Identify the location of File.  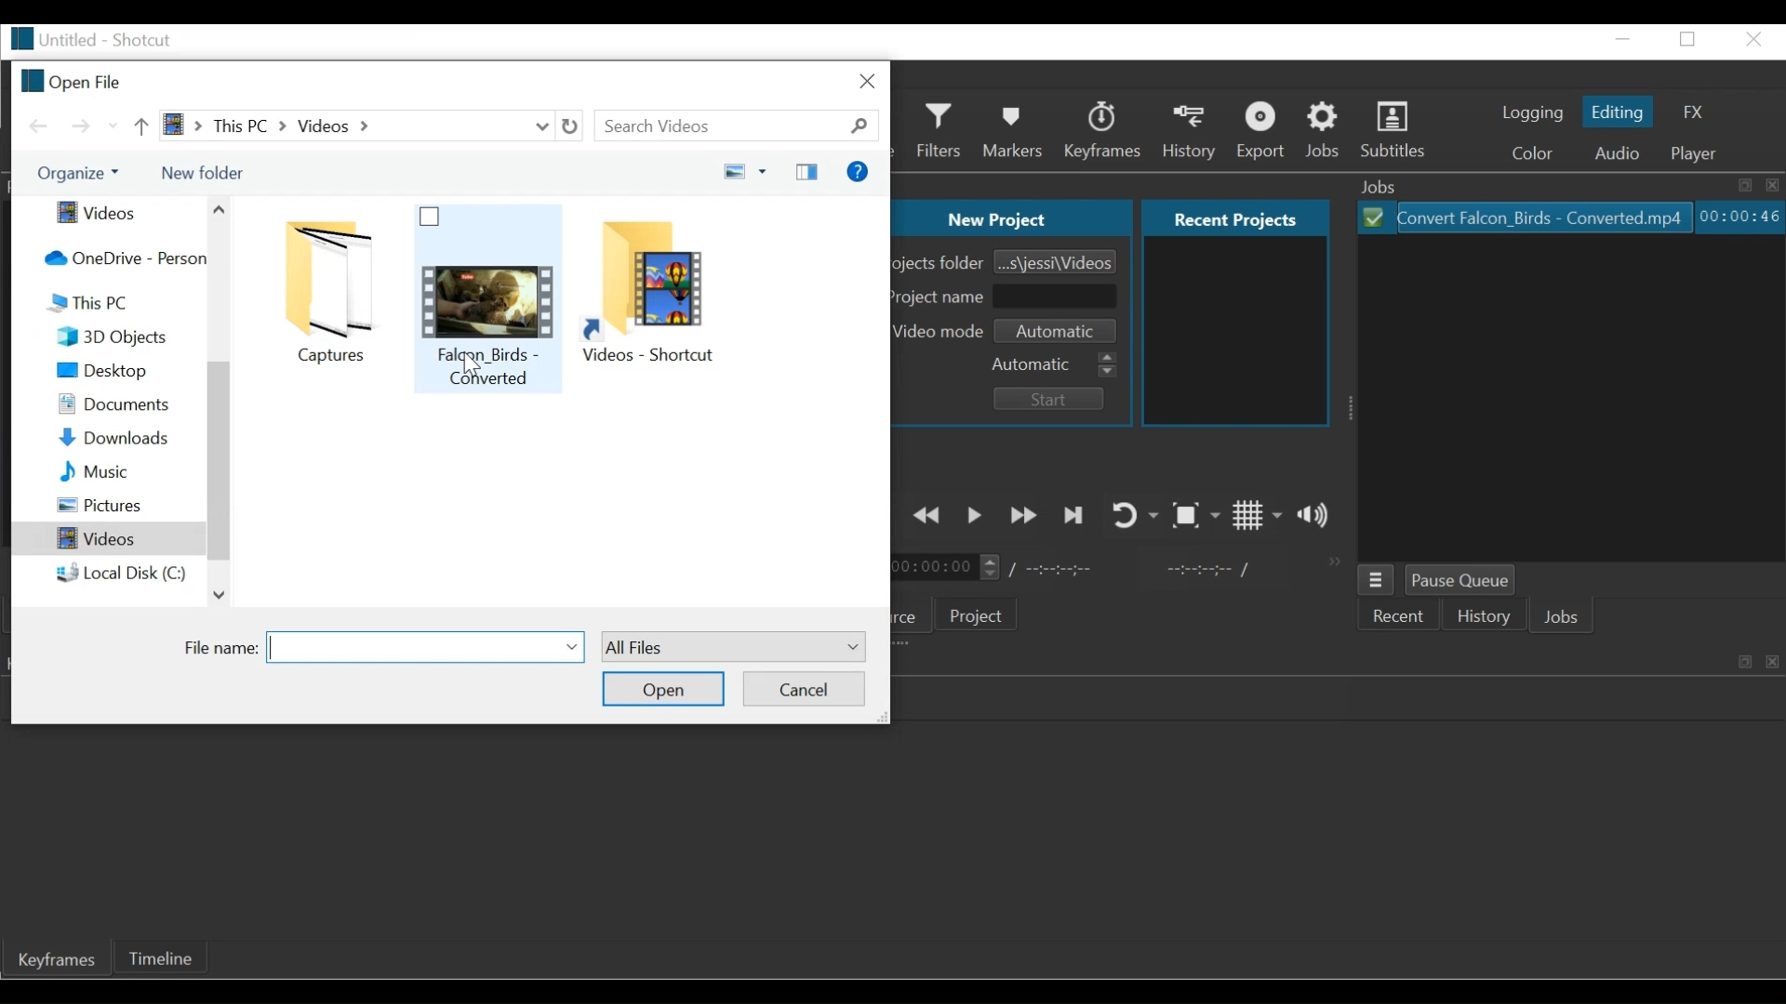
(1528, 216).